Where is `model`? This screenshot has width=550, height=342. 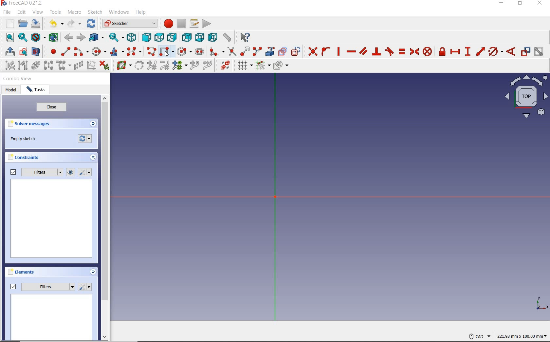
model is located at coordinates (10, 90).